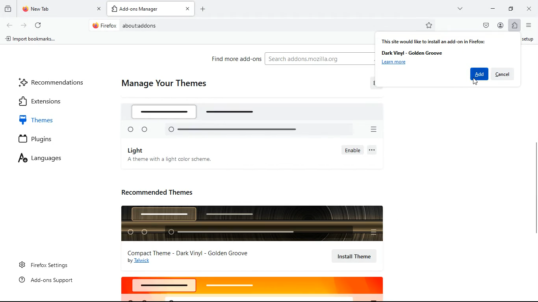 Image resolution: width=538 pixels, height=302 pixels. Describe the element at coordinates (368, 263) in the screenshot. I see `Cursor` at that location.